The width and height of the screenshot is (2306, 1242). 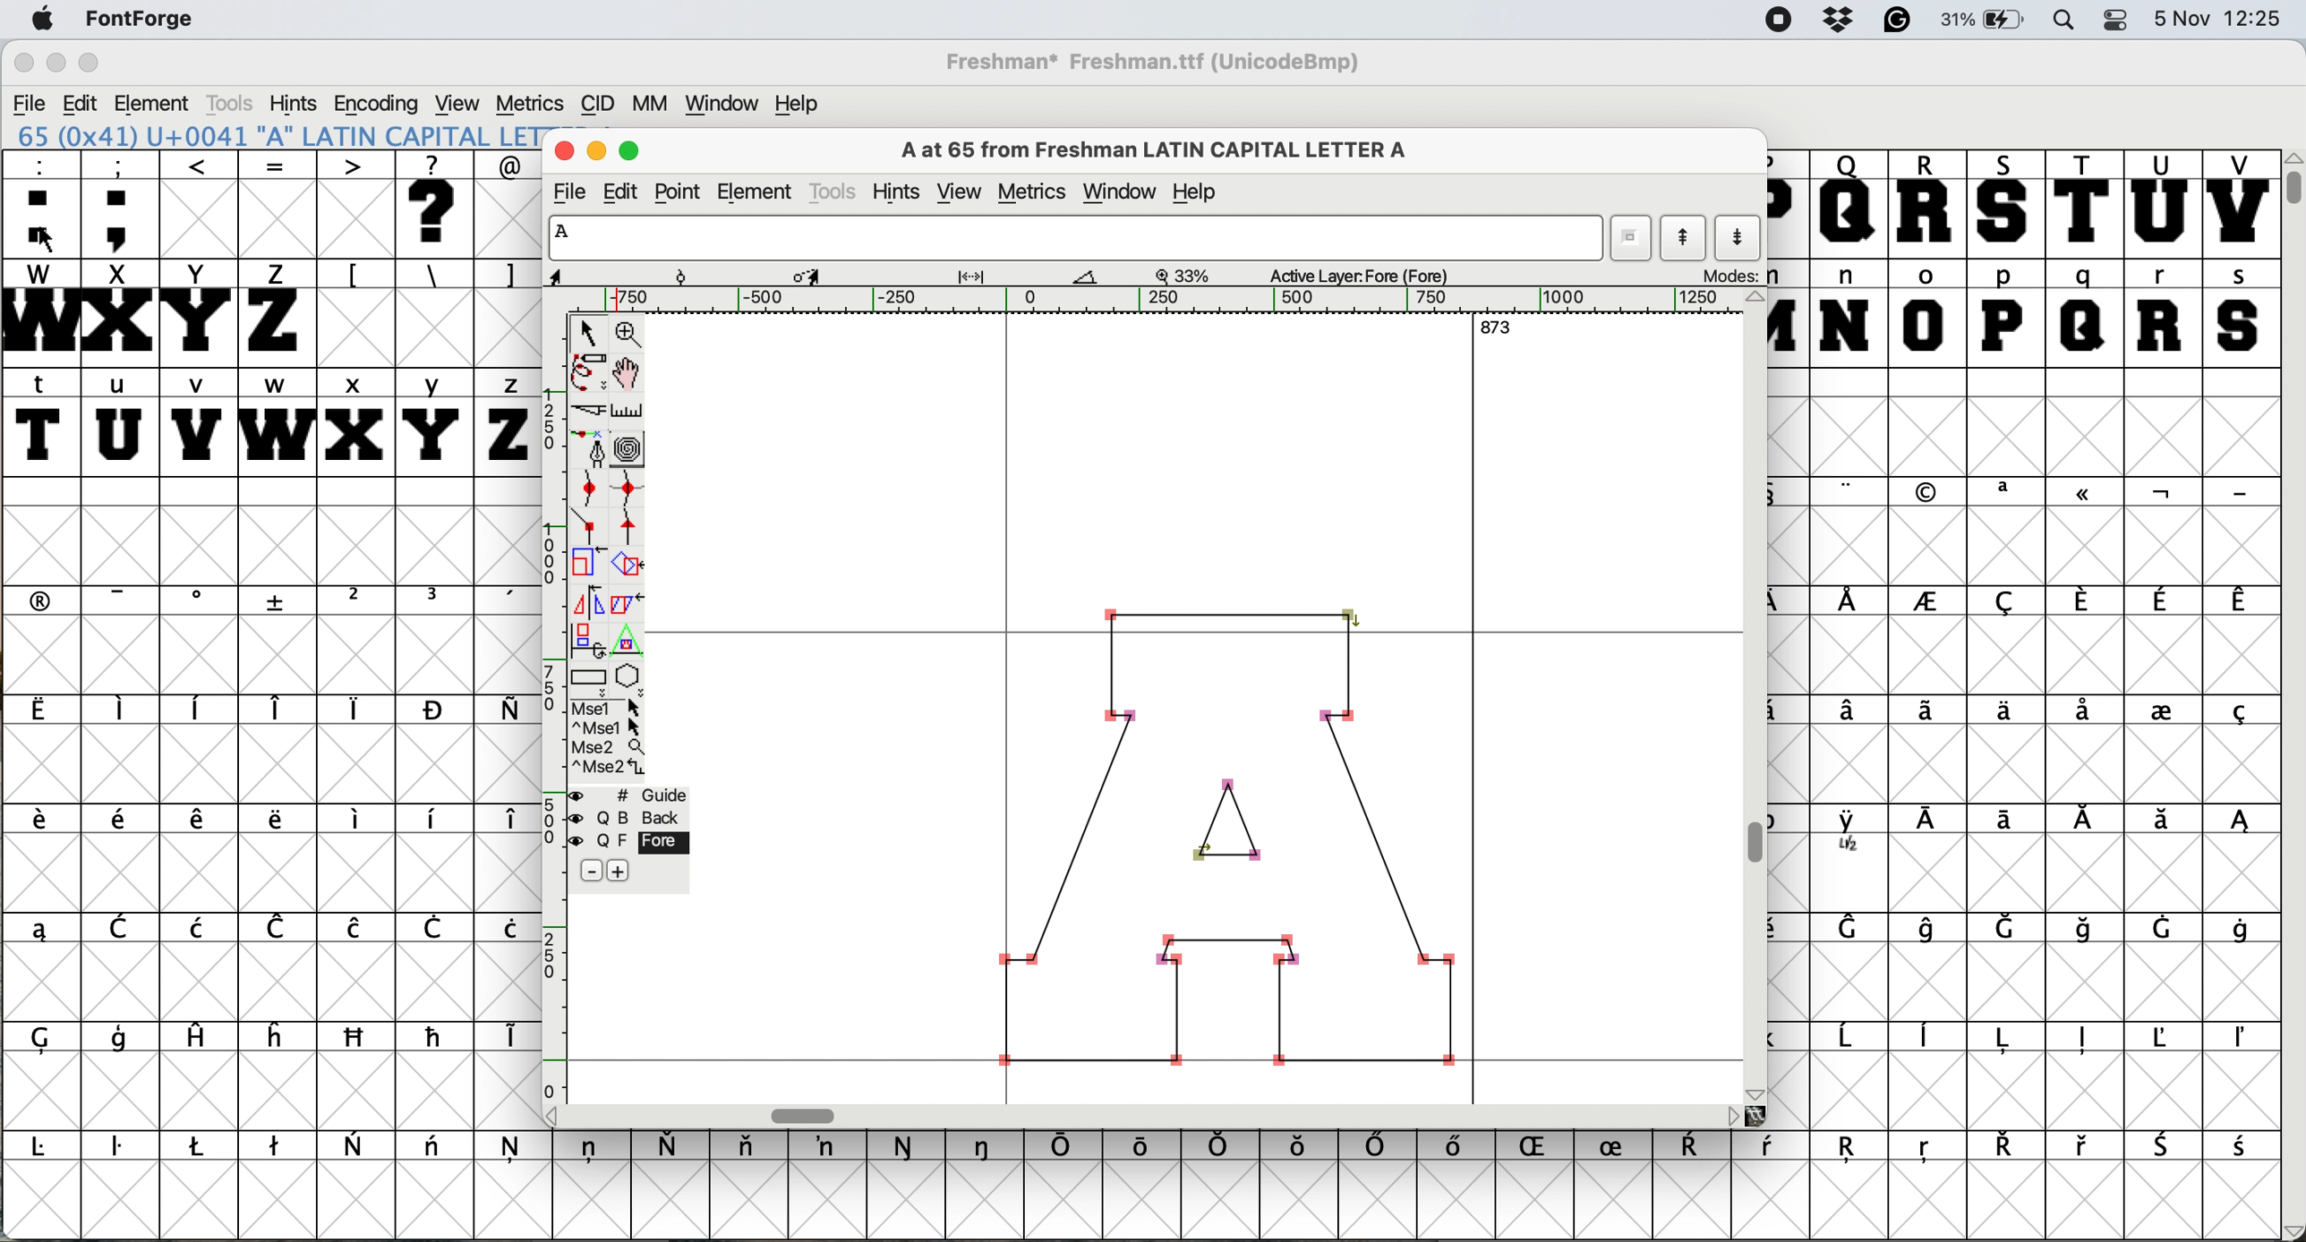 I want to click on symbol, so click(x=122, y=1042).